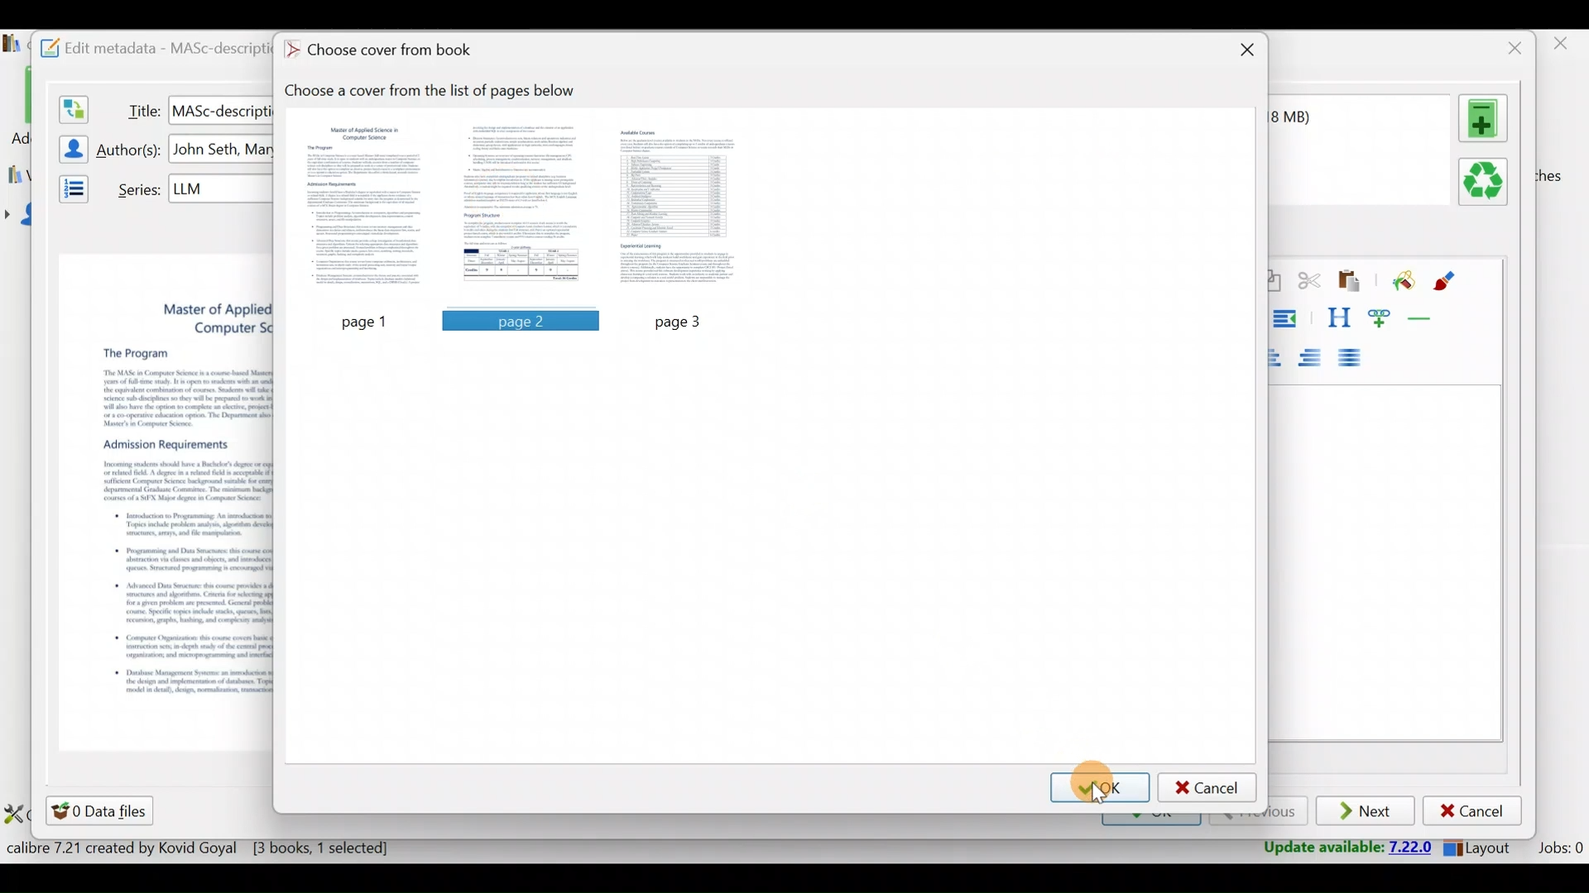 This screenshot has height=893, width=1589. Describe the element at coordinates (521, 320) in the screenshot. I see `` at that location.